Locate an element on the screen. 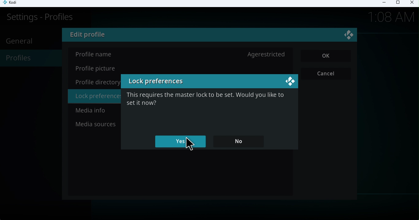 This screenshot has height=220, width=419. Maximize is located at coordinates (398, 4).